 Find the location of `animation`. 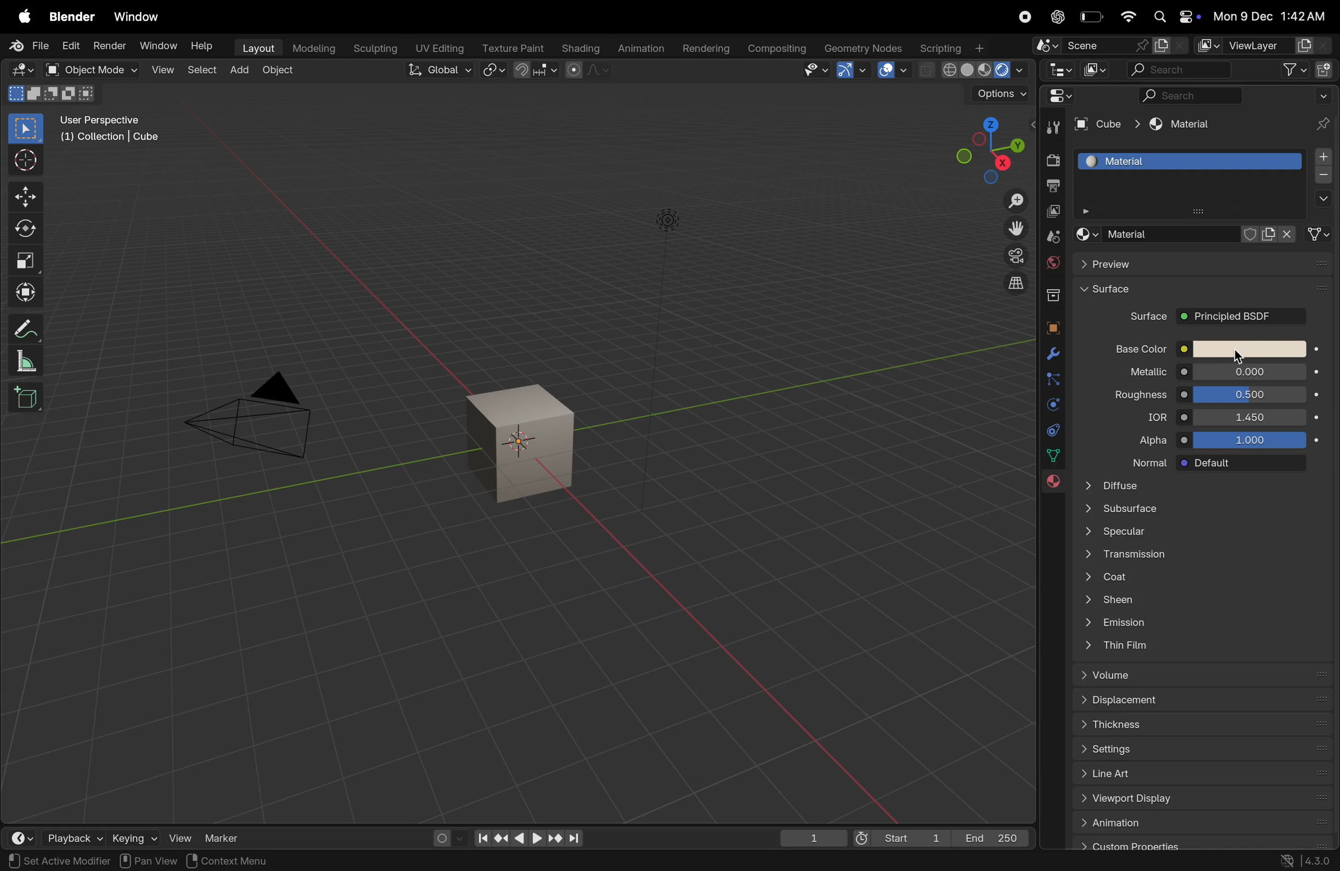

animation is located at coordinates (640, 50).